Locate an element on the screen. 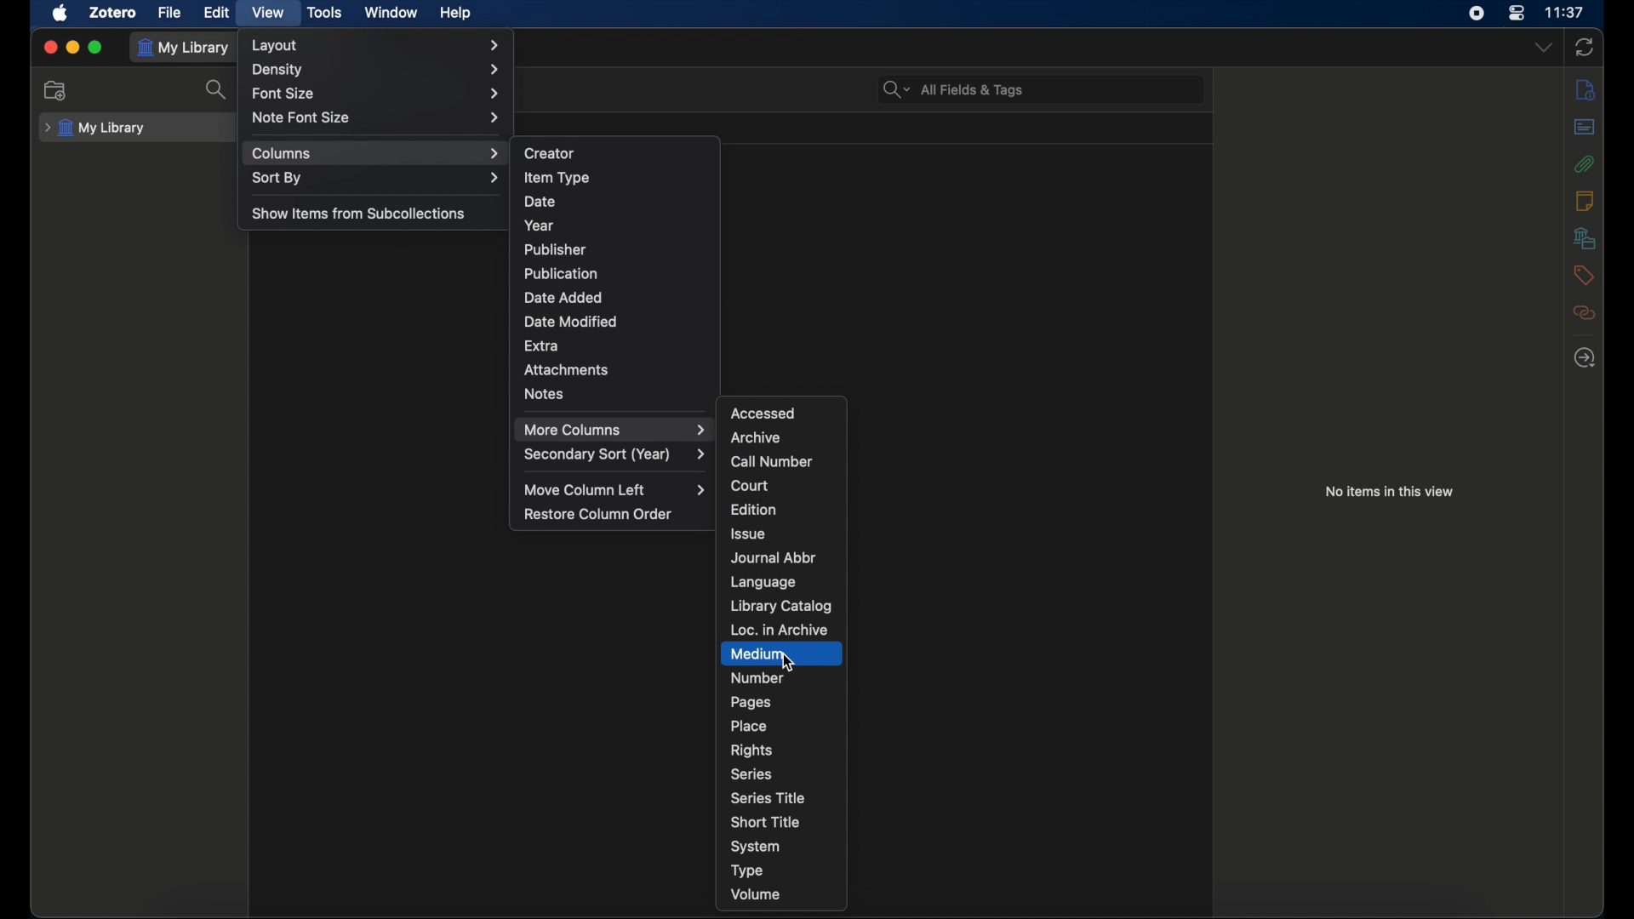 This screenshot has width=1634, height=919. density is located at coordinates (376, 69).